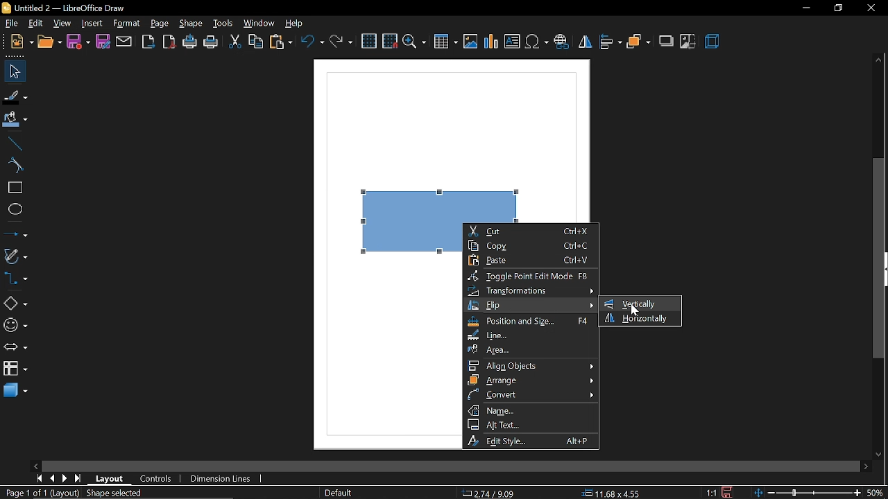 The image size is (888, 499). What do you see at coordinates (728, 491) in the screenshot?
I see `save` at bounding box center [728, 491].